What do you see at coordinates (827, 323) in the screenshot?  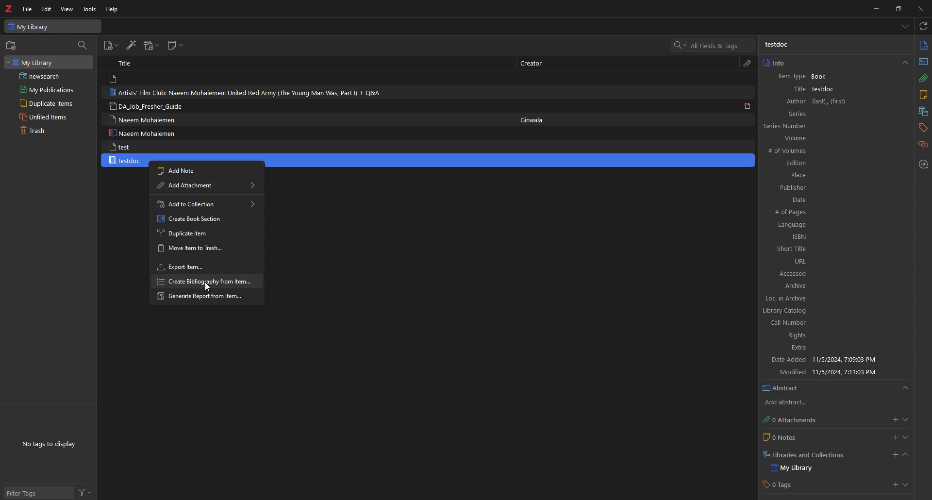 I see `Call Number` at bounding box center [827, 323].